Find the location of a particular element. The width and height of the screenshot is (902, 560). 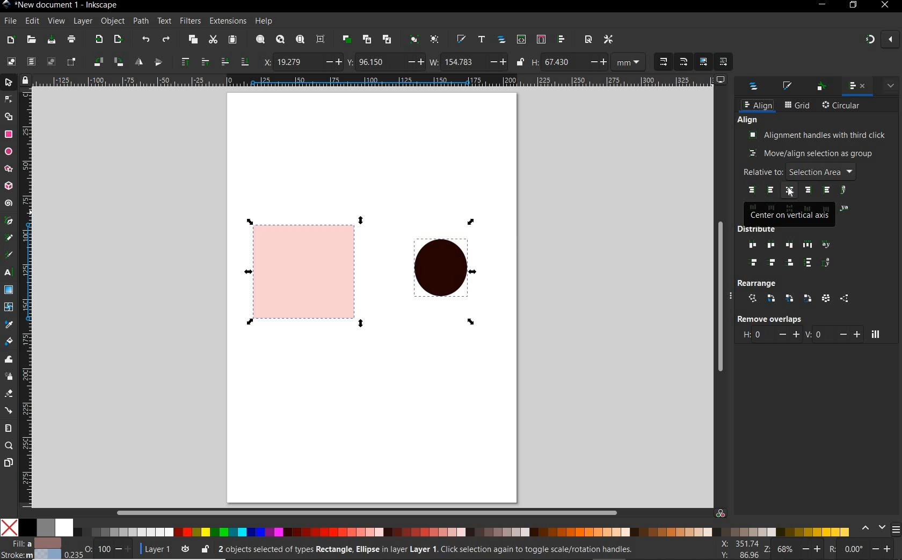

relative to selection area is located at coordinates (798, 171).